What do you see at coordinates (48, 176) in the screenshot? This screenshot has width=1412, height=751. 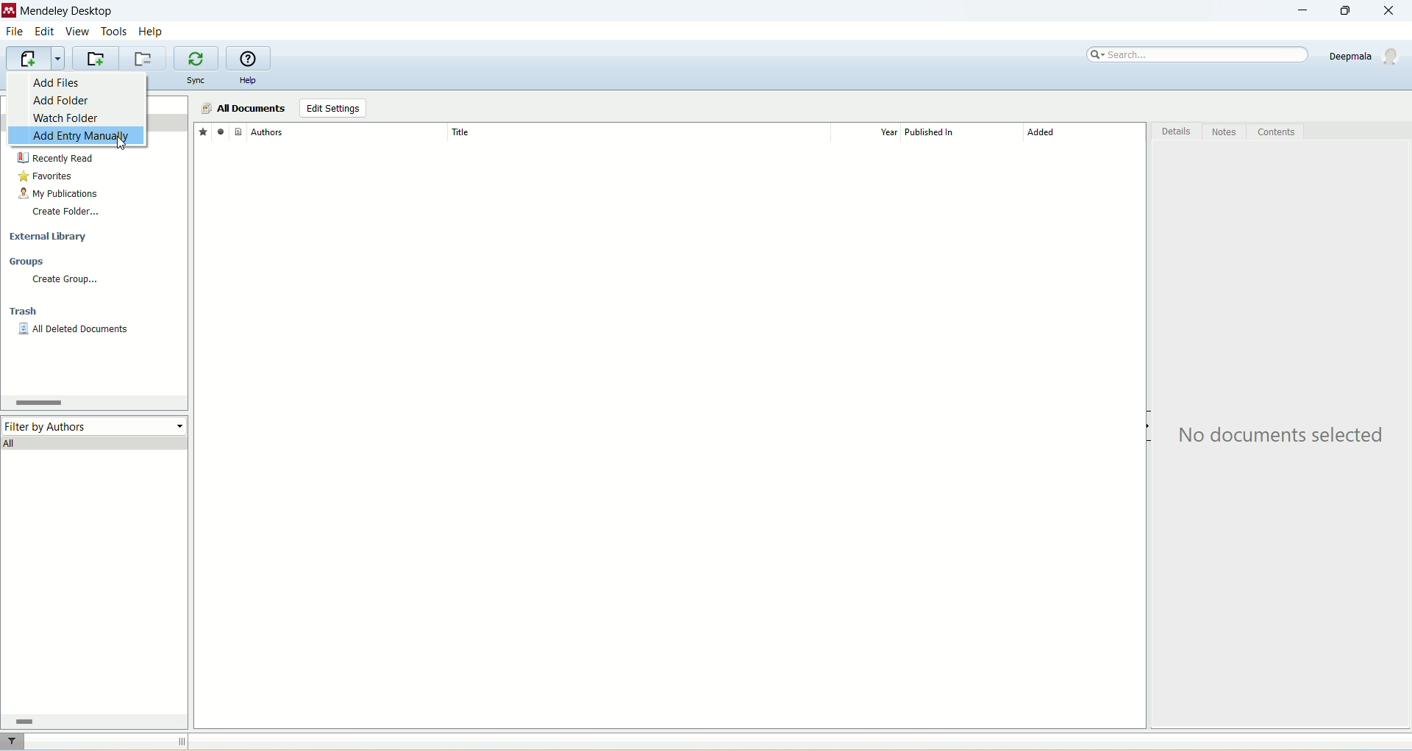 I see `favorites` at bounding box center [48, 176].